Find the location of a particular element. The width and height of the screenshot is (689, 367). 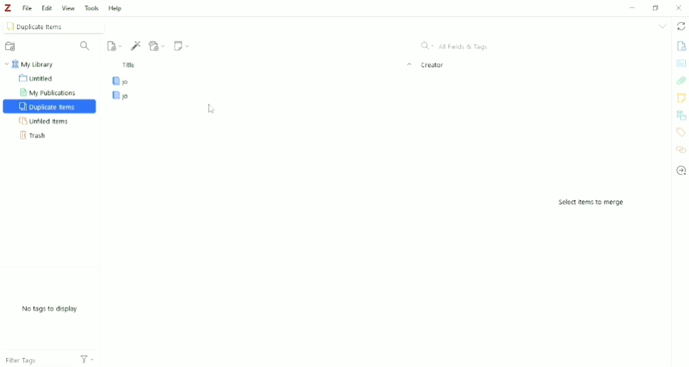

Unfiled Items is located at coordinates (49, 121).